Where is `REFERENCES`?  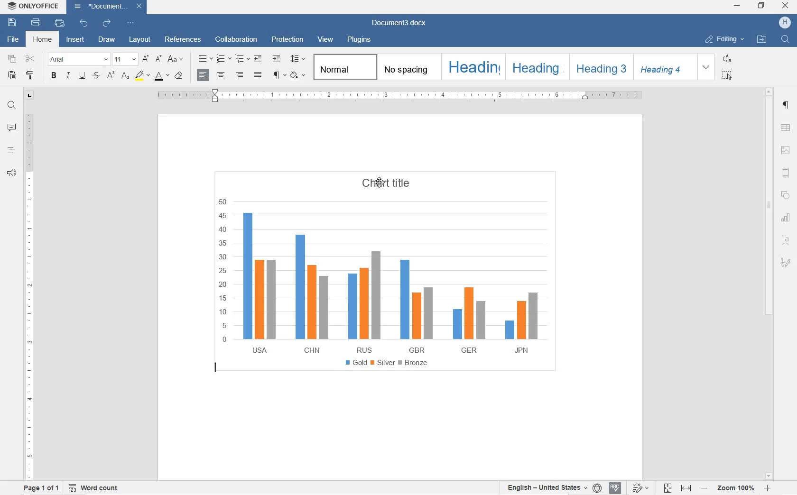
REFERENCES is located at coordinates (183, 38).